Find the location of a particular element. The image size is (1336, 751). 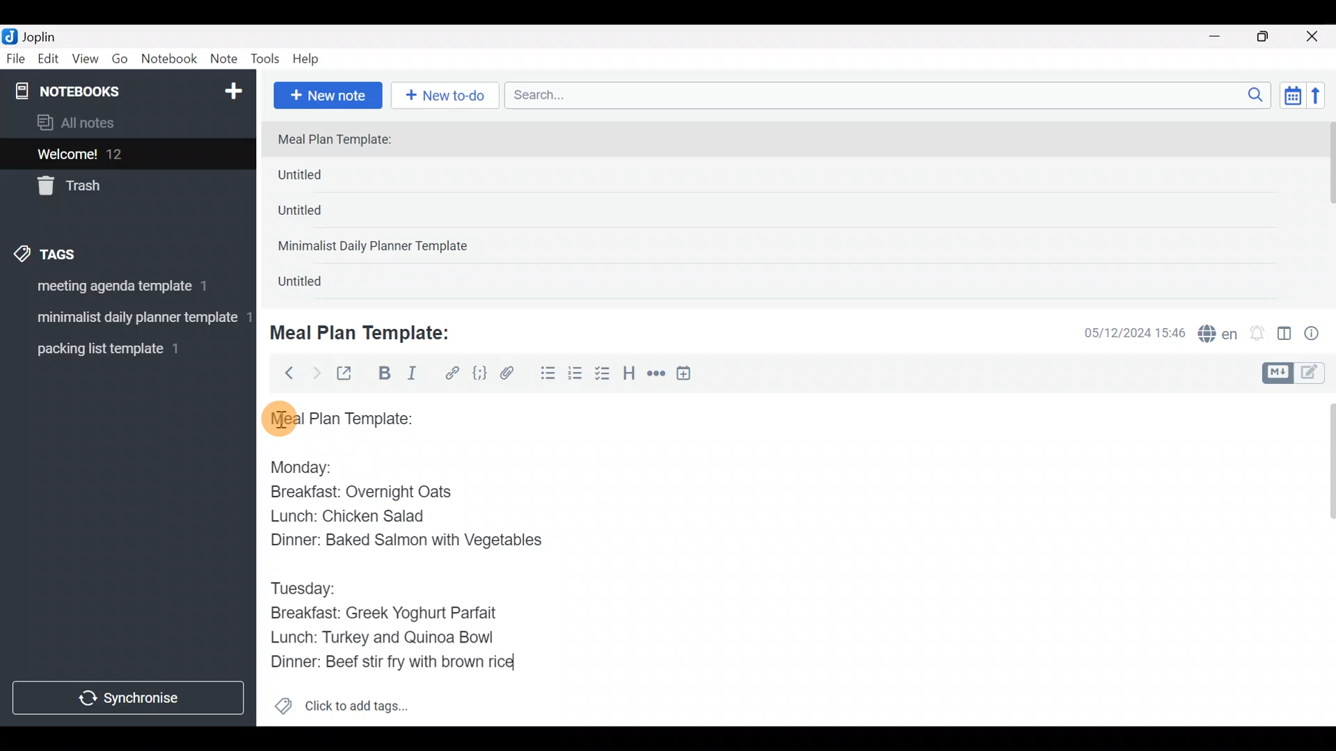

Close is located at coordinates (1314, 38).